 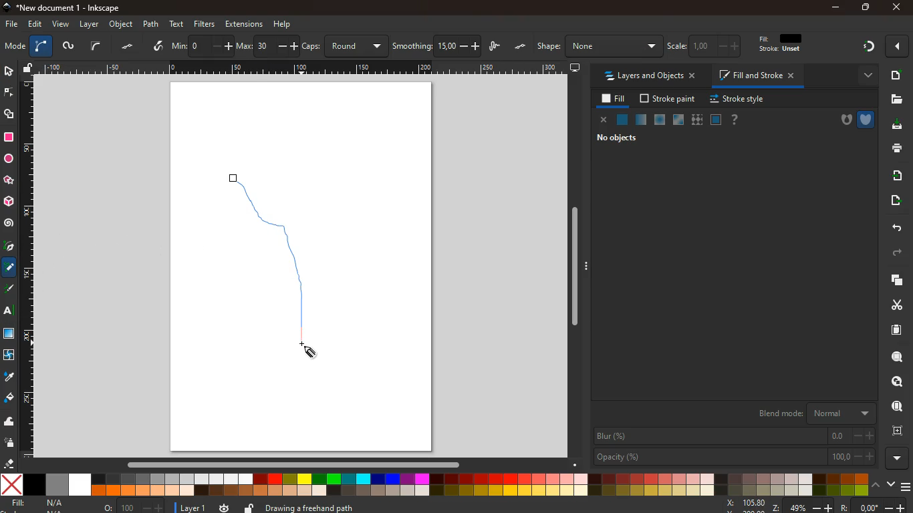 I want to click on pick, so click(x=9, y=247).